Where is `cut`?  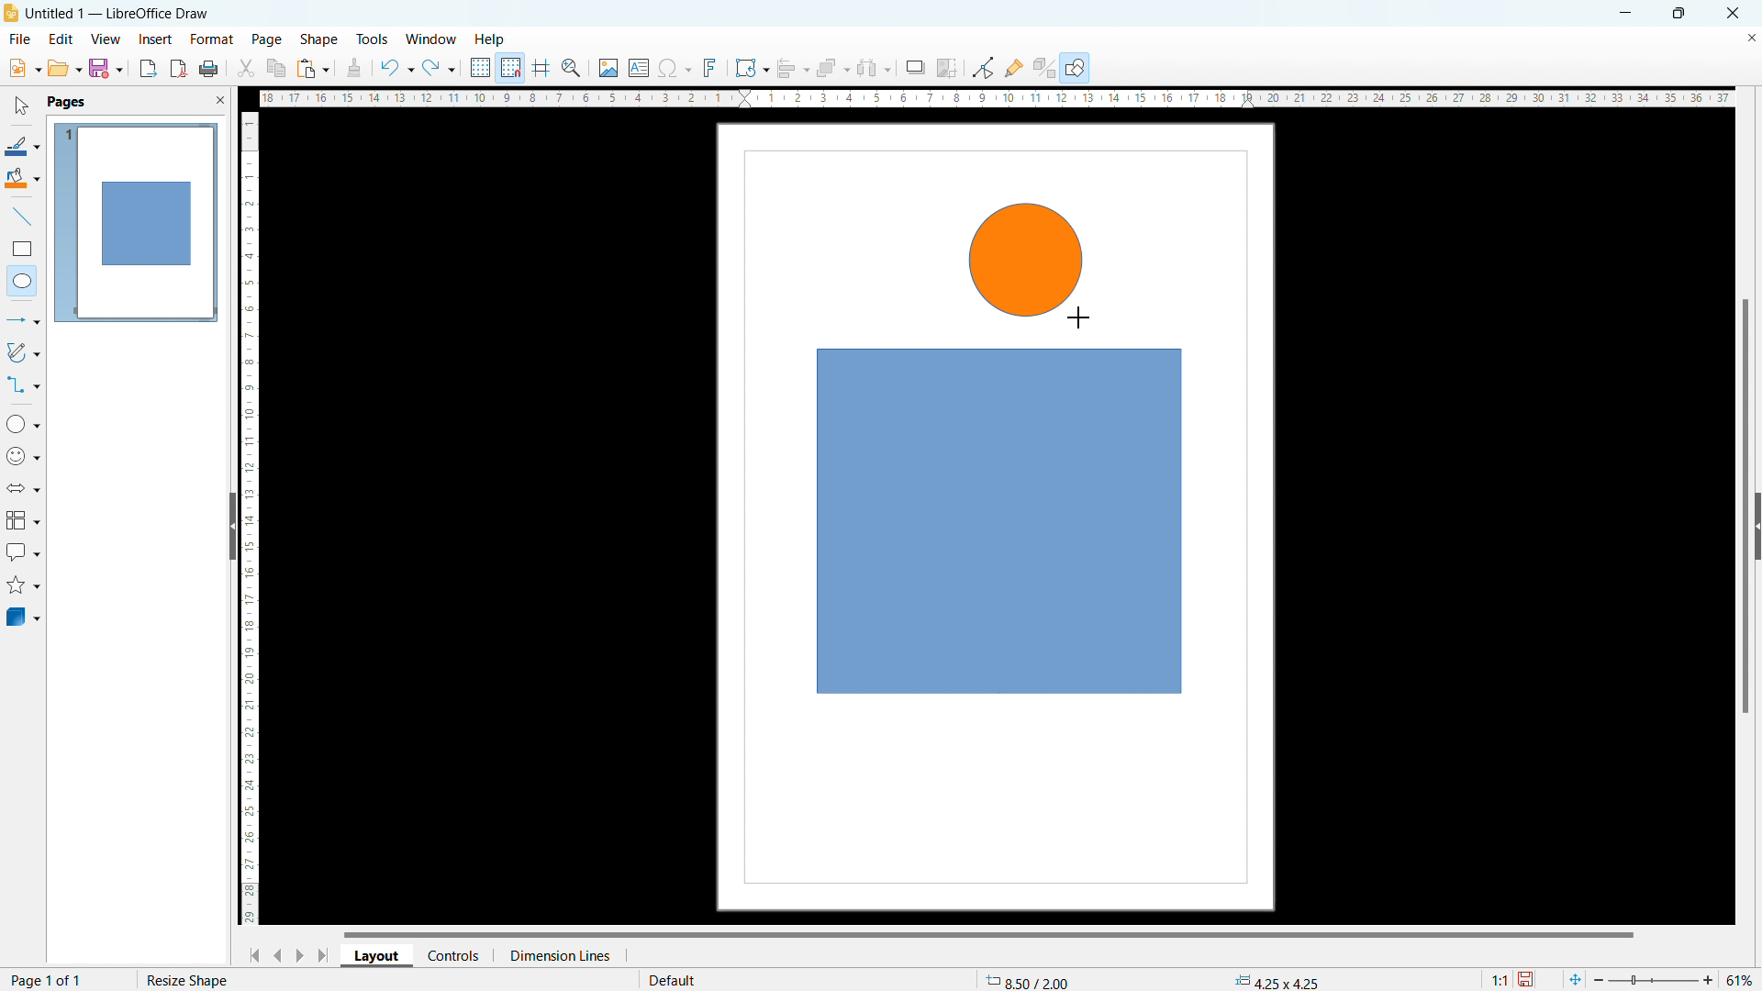 cut is located at coordinates (247, 68).